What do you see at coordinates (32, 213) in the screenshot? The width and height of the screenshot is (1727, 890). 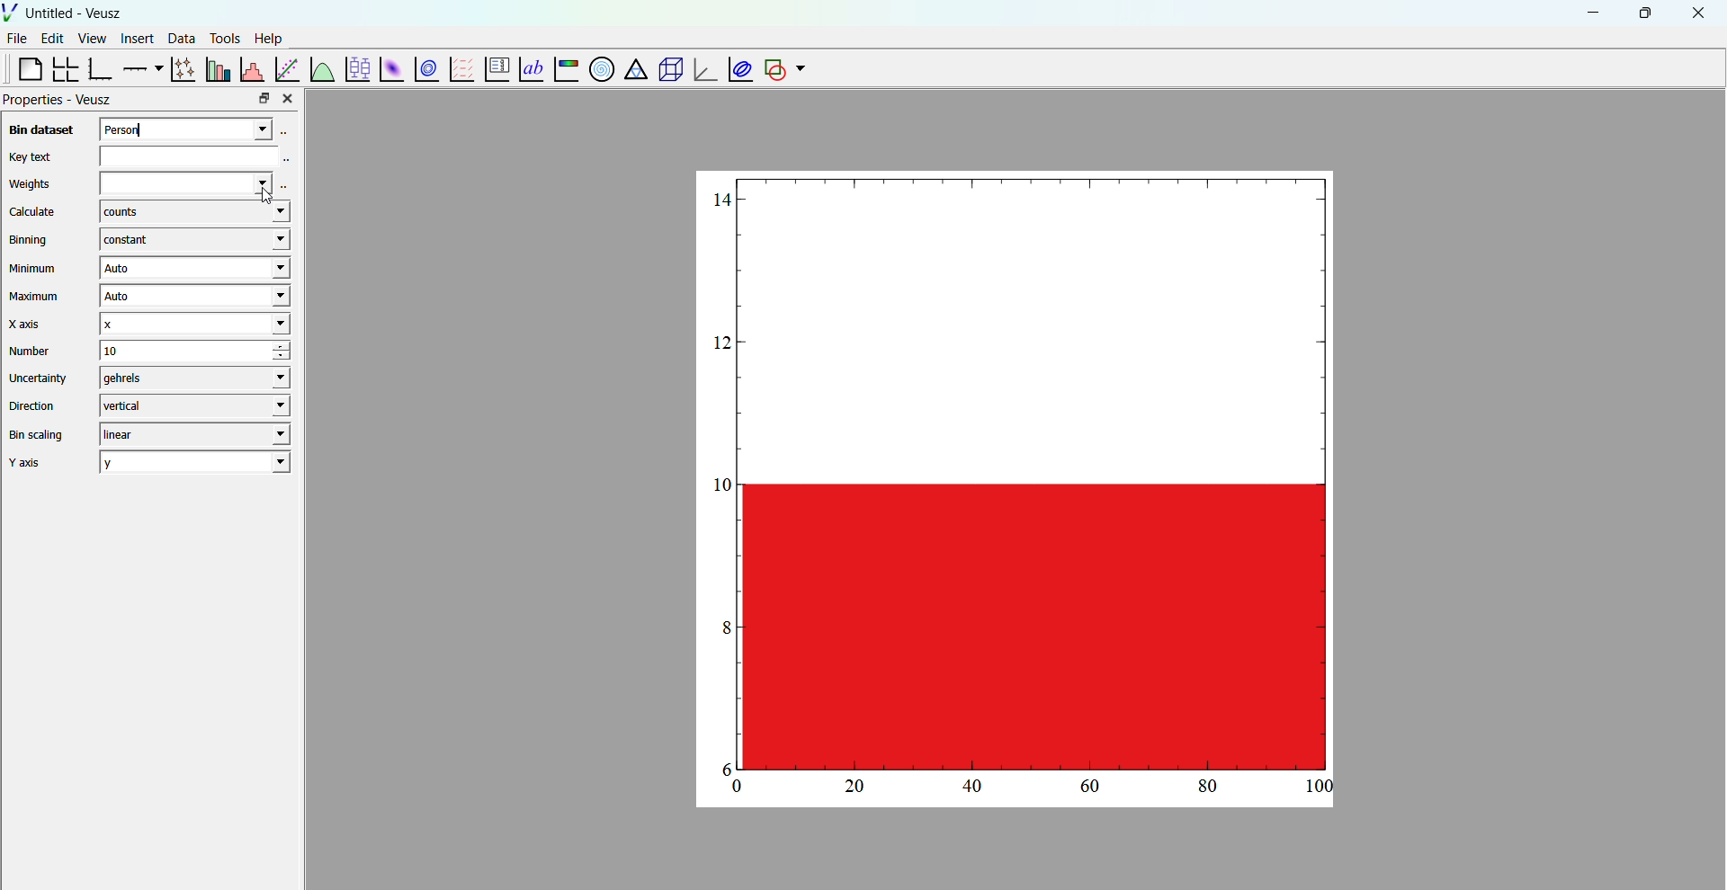 I see `Calculate` at bounding box center [32, 213].